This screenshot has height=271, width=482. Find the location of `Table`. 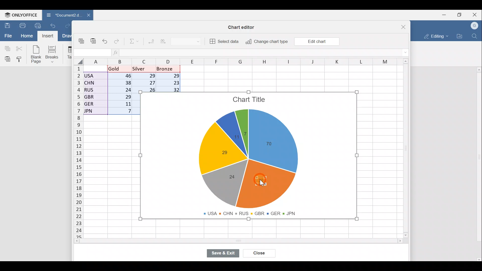

Table is located at coordinates (68, 53).